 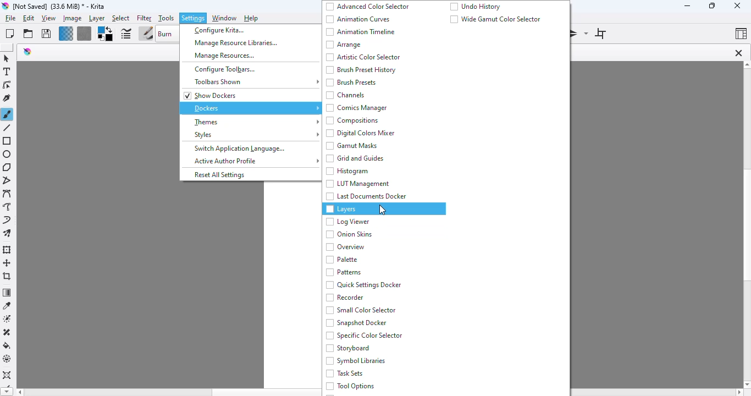 I want to click on dynamic brush tool, so click(x=7, y=221).